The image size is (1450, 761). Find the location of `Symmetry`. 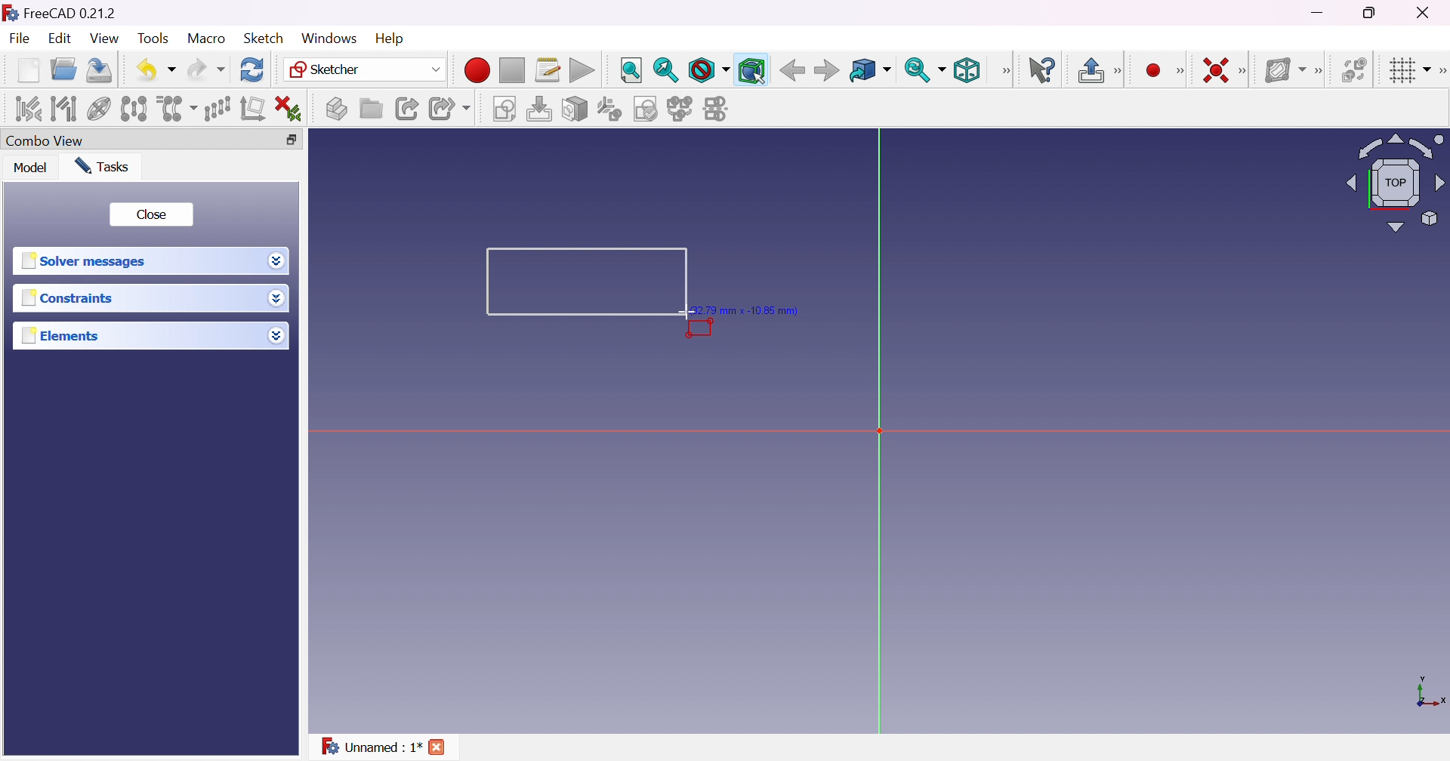

Symmetry is located at coordinates (133, 108).